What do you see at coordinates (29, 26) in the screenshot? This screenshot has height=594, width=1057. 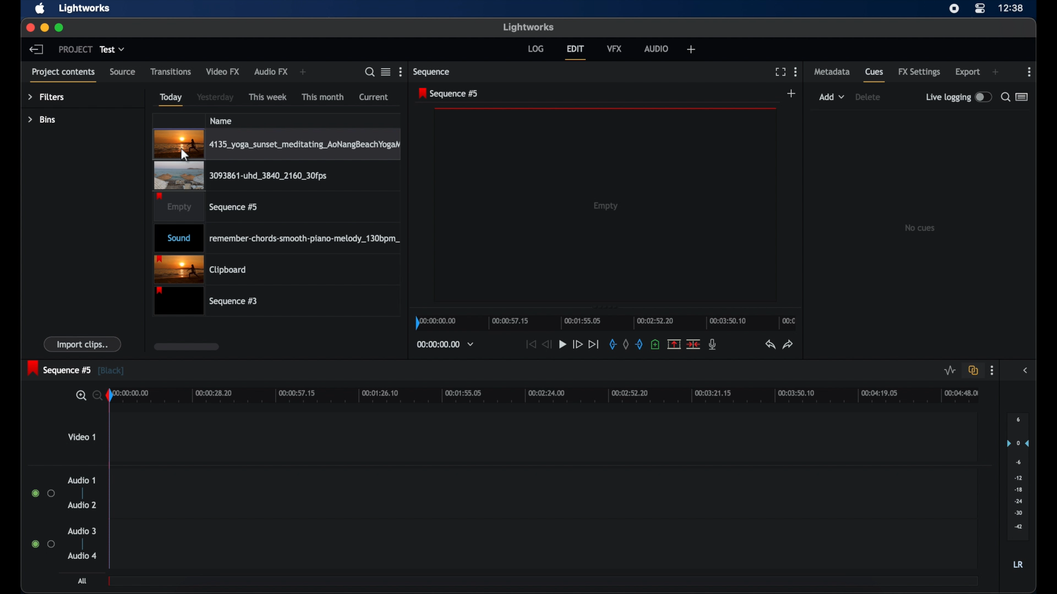 I see `close` at bounding box center [29, 26].